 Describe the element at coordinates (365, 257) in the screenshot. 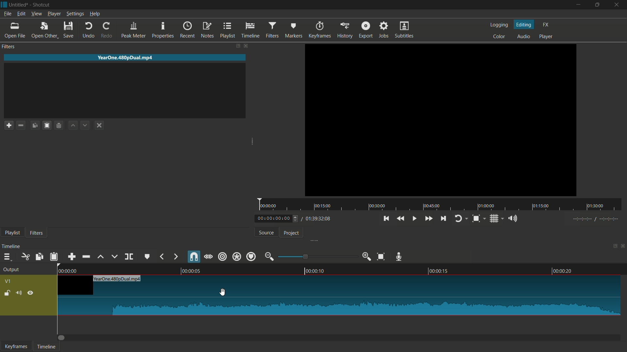

I see `zoom in` at that location.